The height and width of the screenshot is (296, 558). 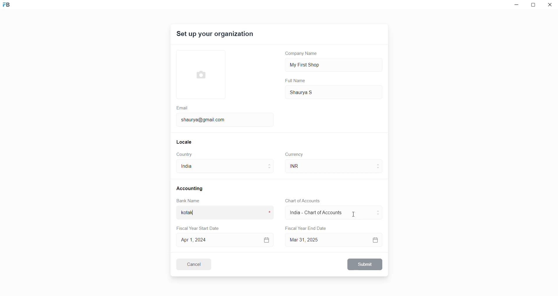 What do you see at coordinates (198, 74) in the screenshot?
I see `select Profile picture` at bounding box center [198, 74].